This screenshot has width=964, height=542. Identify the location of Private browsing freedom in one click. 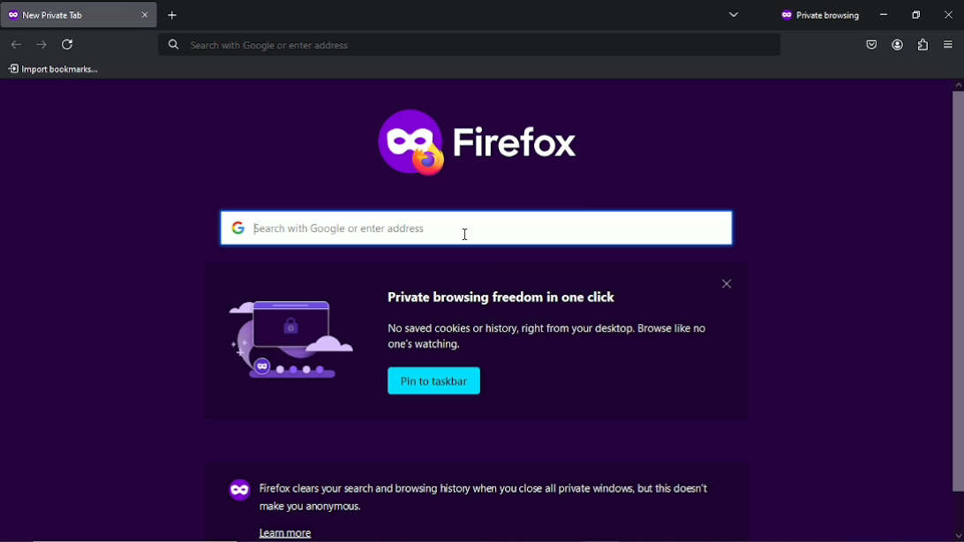
(505, 294).